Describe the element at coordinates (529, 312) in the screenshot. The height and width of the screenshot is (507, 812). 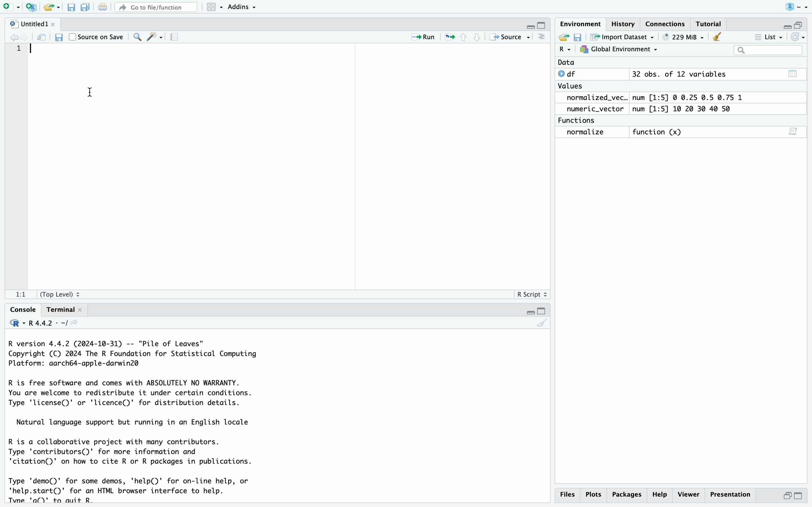
I see `minimize` at that location.